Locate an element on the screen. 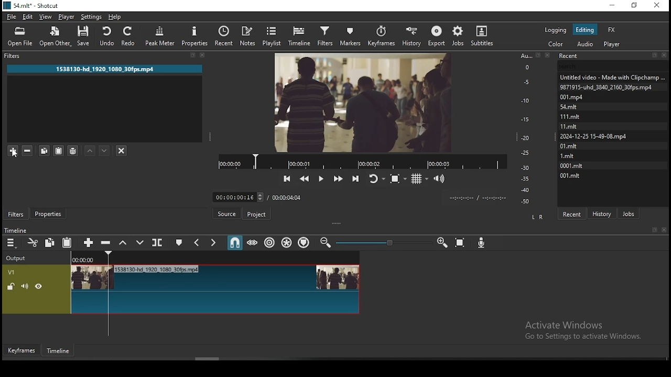 The width and height of the screenshot is (671, 377). timeline is located at coordinates (301, 35).